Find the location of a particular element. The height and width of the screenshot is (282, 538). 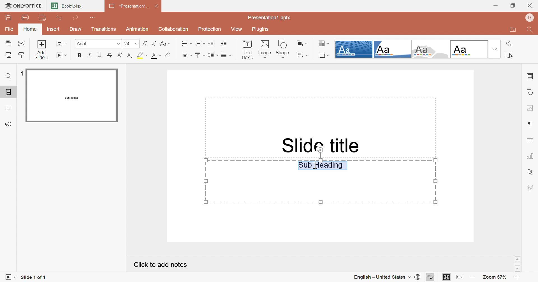

Drop Down is located at coordinates (495, 49).